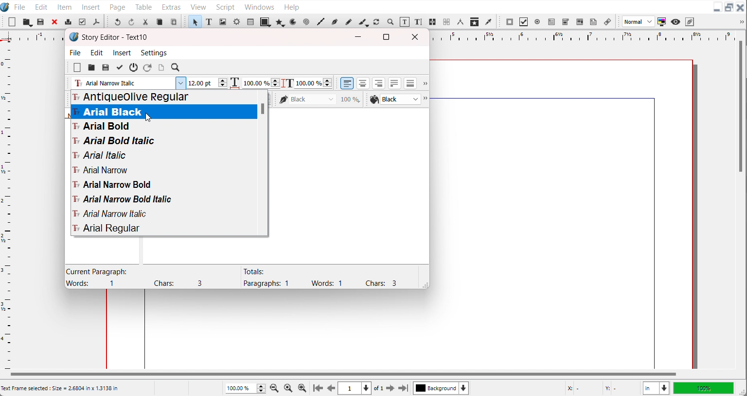 The height and width of the screenshot is (396, 747). Describe the element at coordinates (91, 68) in the screenshot. I see `open` at that location.